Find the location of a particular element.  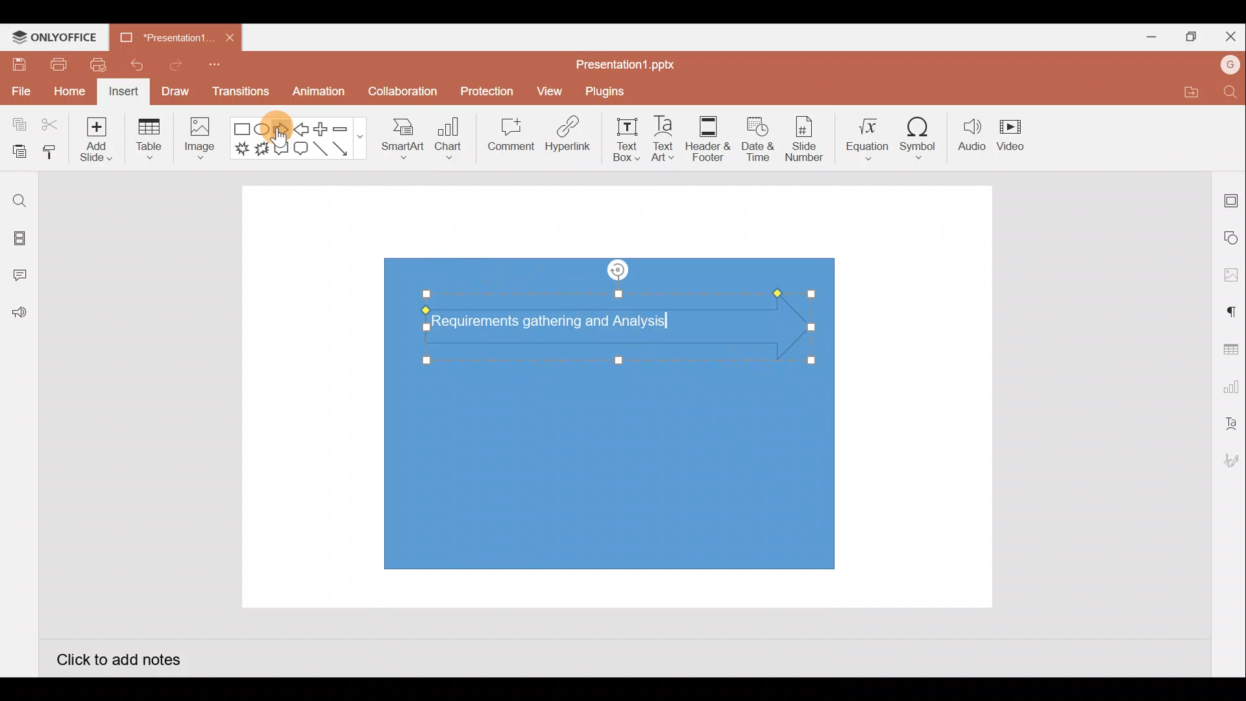

Print file is located at coordinates (57, 64).